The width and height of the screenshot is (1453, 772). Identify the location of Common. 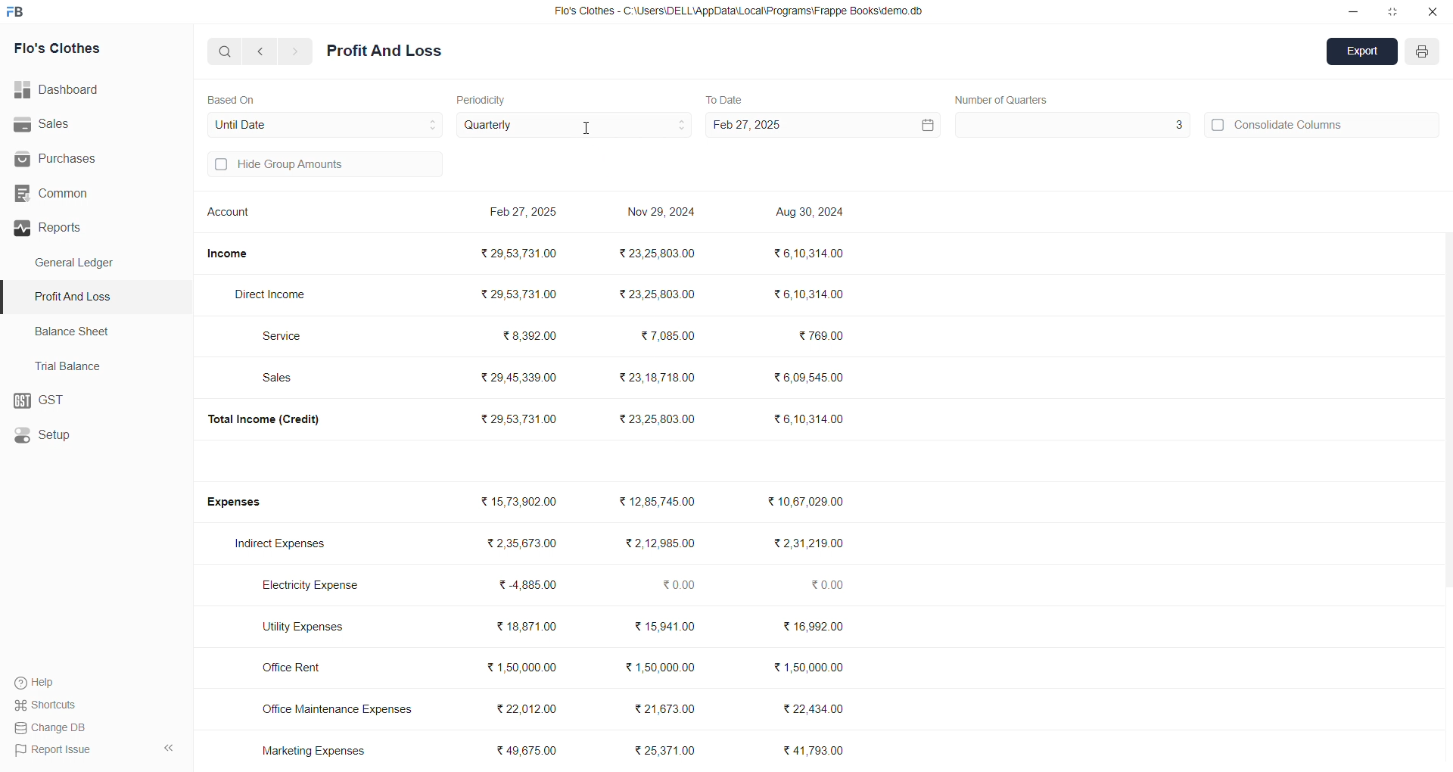
(77, 194).